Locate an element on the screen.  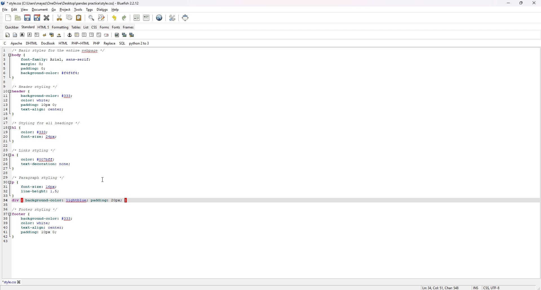
php is located at coordinates (96, 43).